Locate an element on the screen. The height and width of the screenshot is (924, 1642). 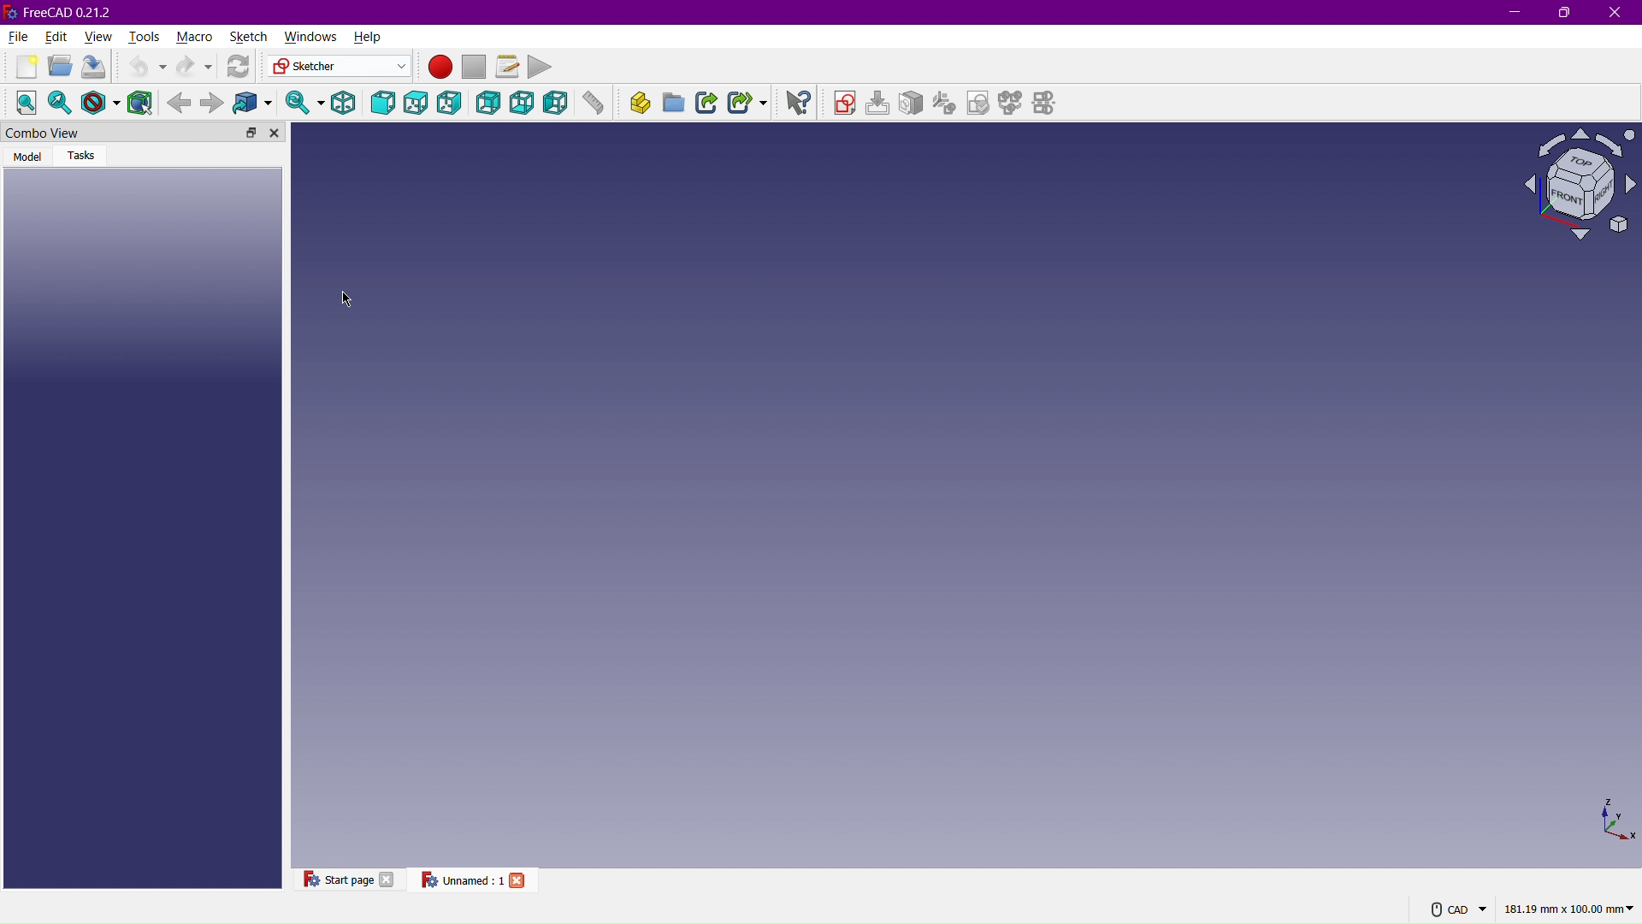
Sketcher is located at coordinates (338, 68).